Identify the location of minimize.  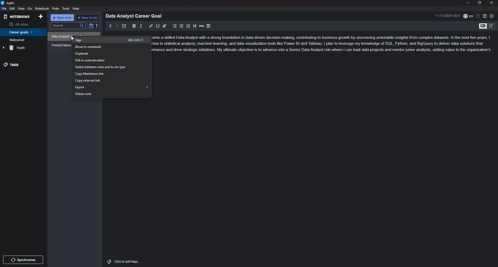
(468, 3).